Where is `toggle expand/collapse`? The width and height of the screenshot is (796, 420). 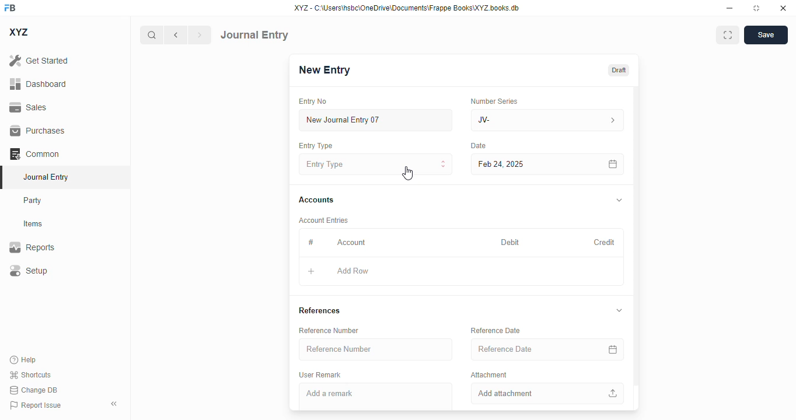
toggle expand/collapse is located at coordinates (620, 199).